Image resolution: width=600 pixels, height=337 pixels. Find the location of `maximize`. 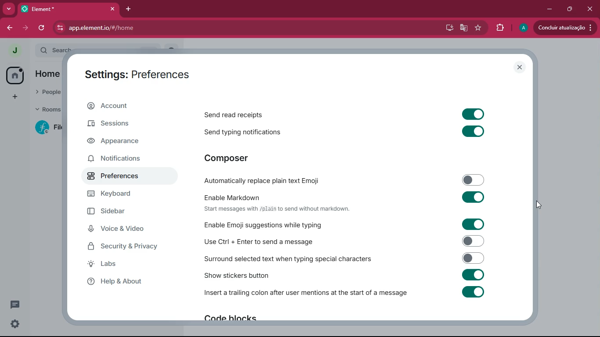

maximize is located at coordinates (569, 8).